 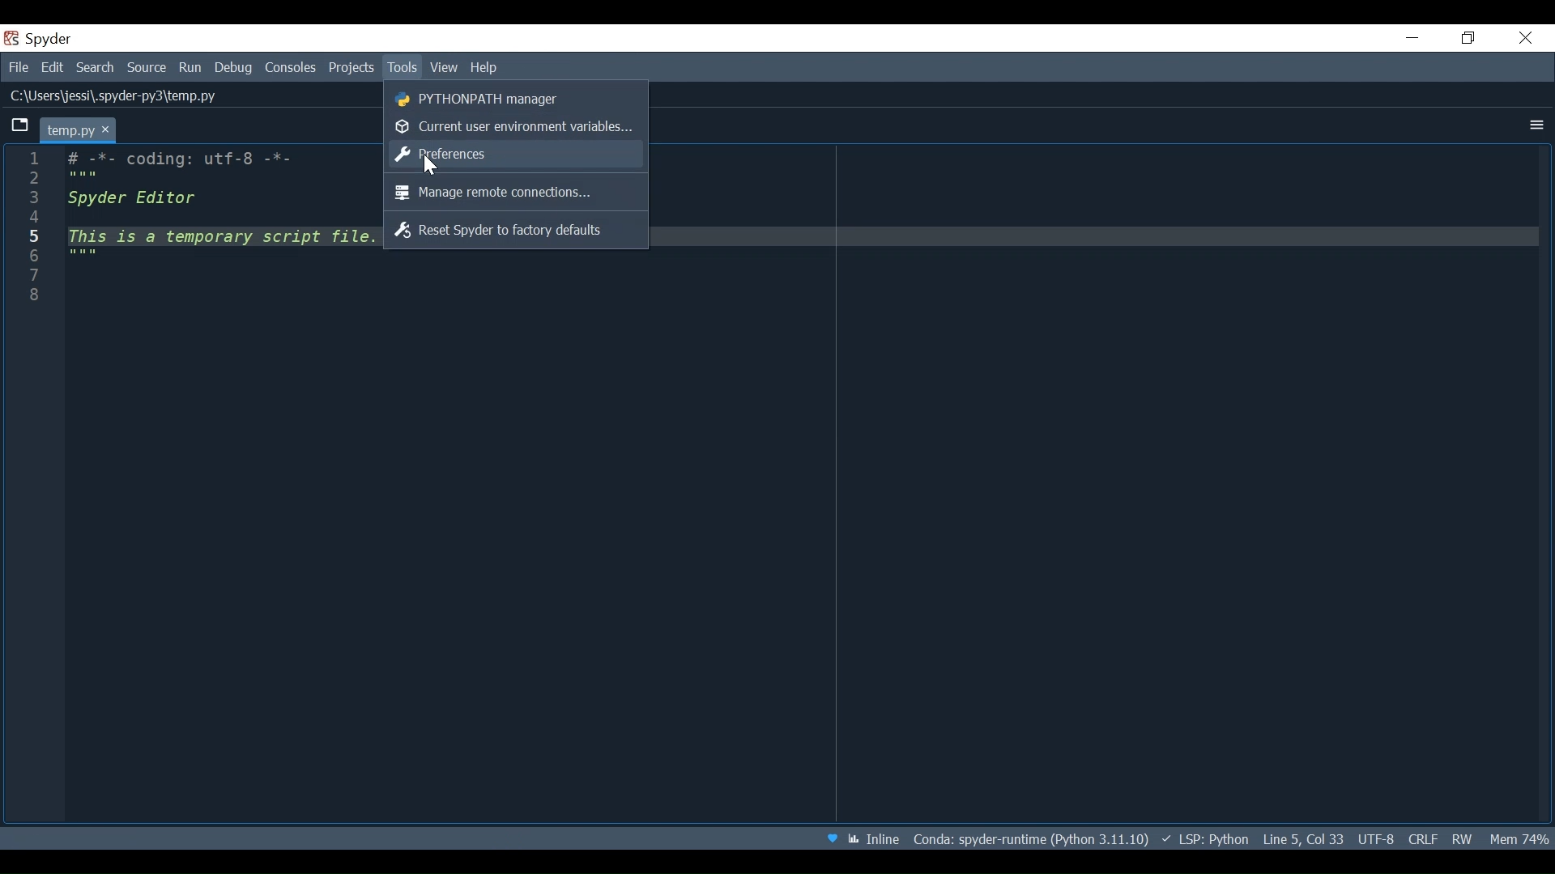 I want to click on Cursor , so click(x=431, y=165).